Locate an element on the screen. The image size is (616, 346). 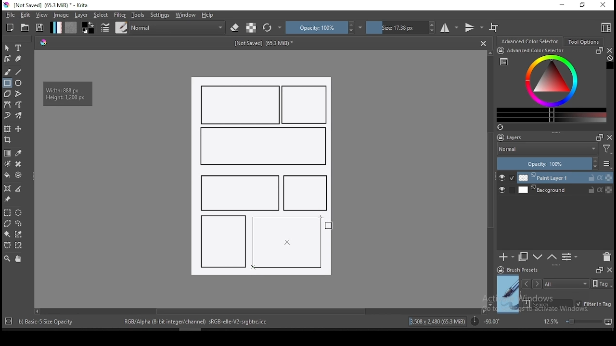
Clear is located at coordinates (610, 59).